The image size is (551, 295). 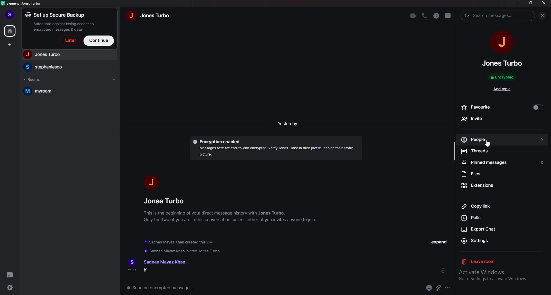 I want to click on close, so click(x=544, y=3).